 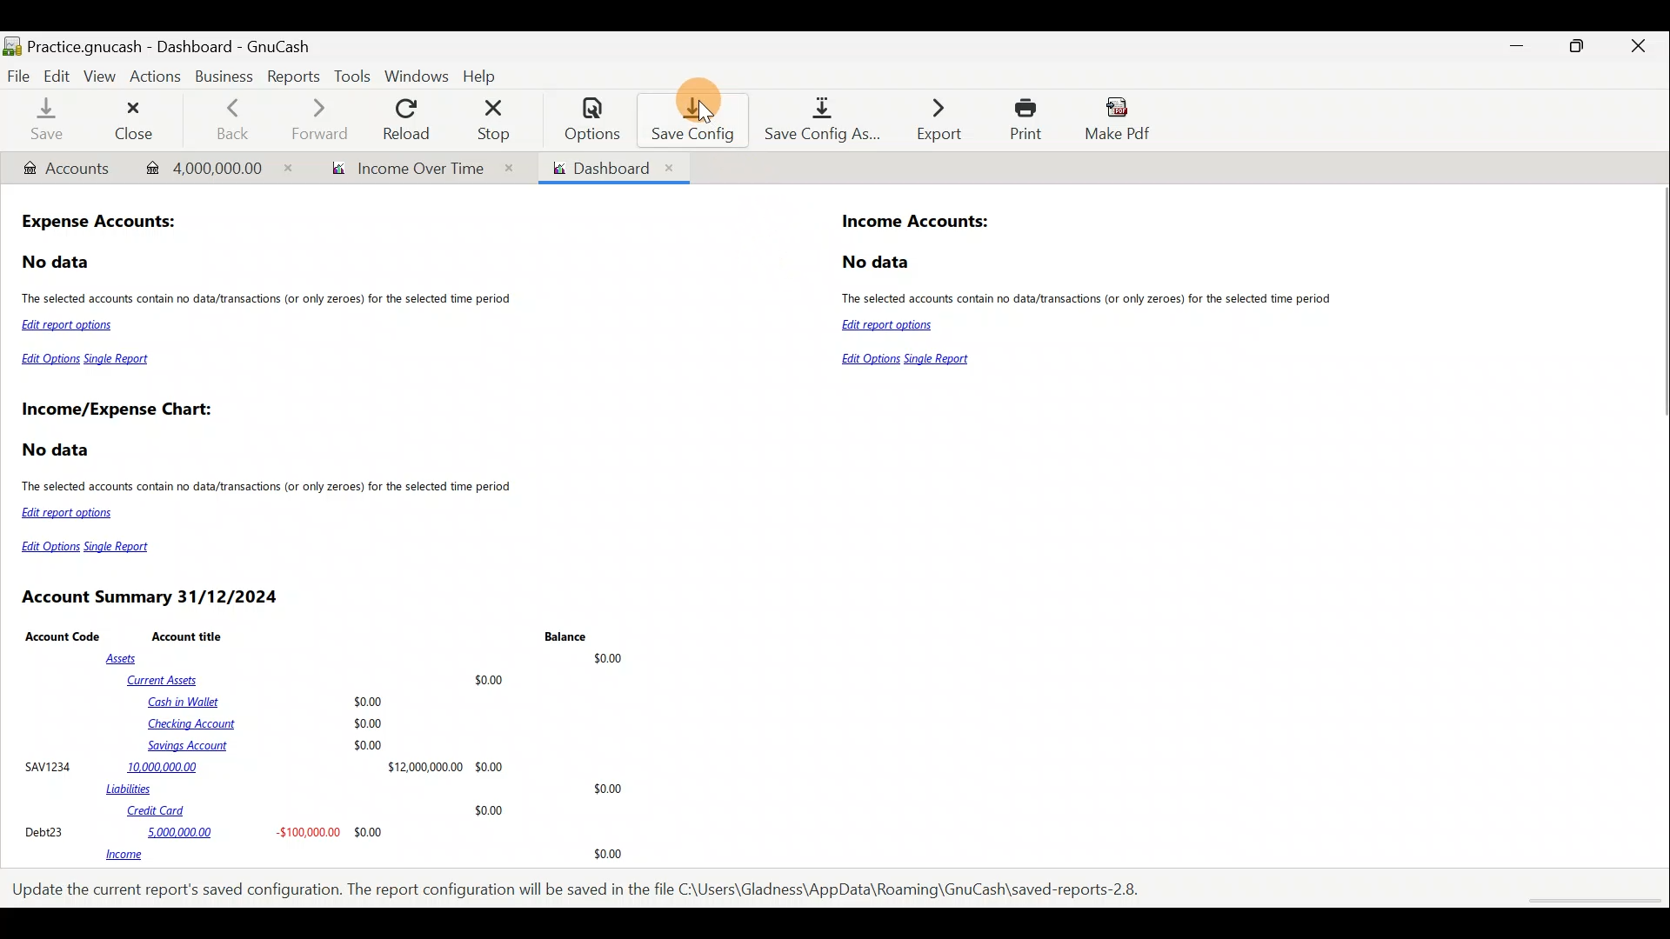 I want to click on File location, so click(x=583, y=888).